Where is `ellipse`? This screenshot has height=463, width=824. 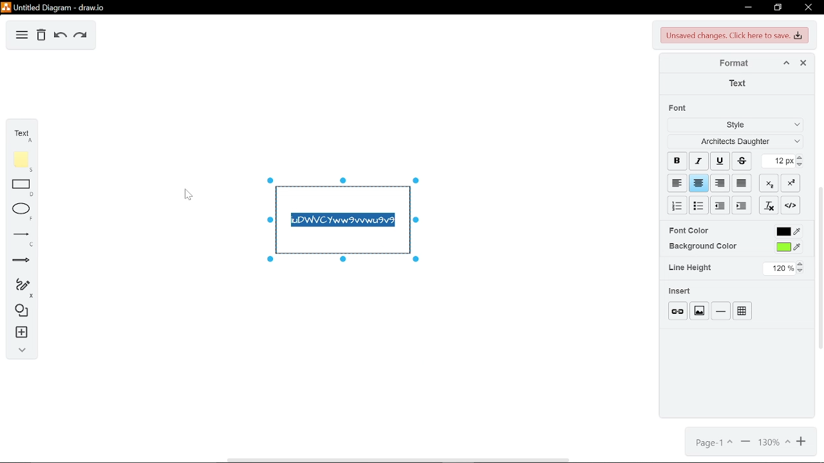
ellipse is located at coordinates (19, 210).